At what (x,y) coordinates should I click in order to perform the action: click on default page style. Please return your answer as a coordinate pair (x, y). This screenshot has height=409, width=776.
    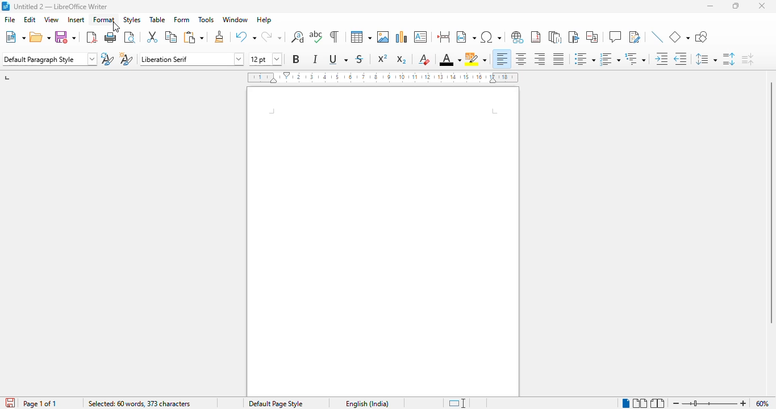
    Looking at the image, I should click on (276, 403).